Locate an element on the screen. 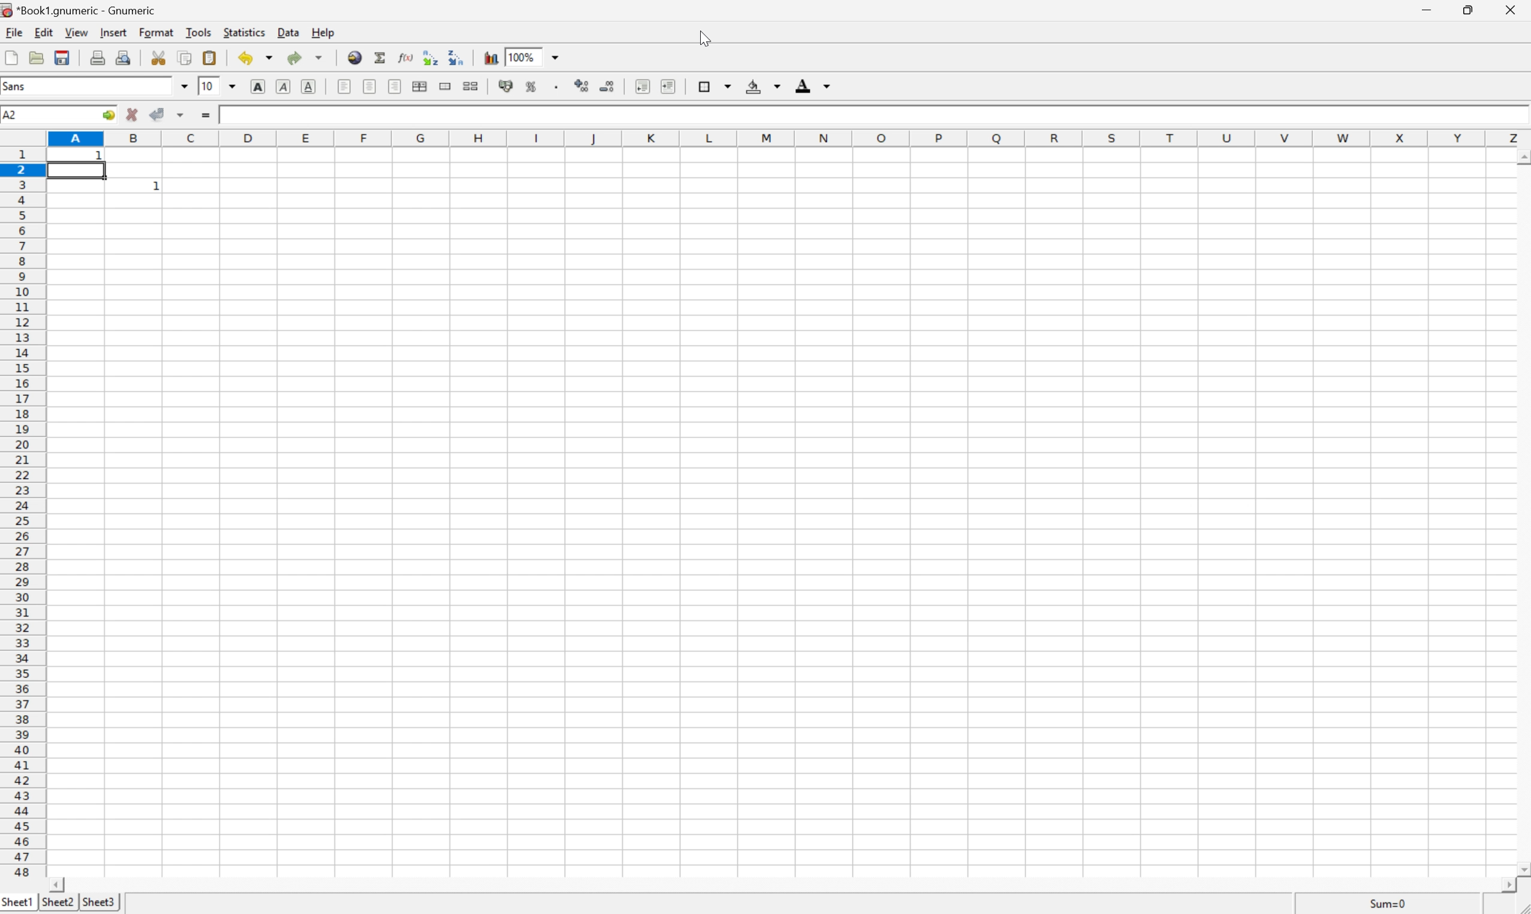 The height and width of the screenshot is (914, 1531). format selection as accounting is located at coordinates (508, 85).